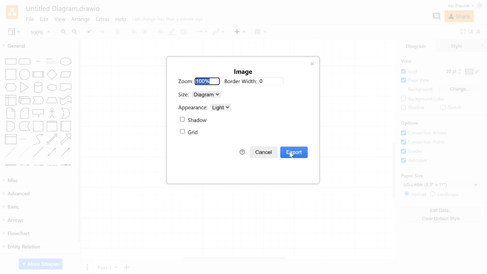 The width and height of the screenshot is (487, 274). Describe the element at coordinates (90, 33) in the screenshot. I see `Undo` at that location.